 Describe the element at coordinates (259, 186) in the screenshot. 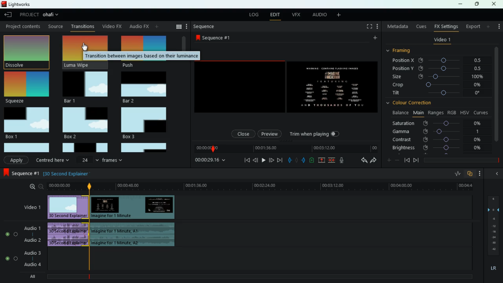

I see `time` at that location.